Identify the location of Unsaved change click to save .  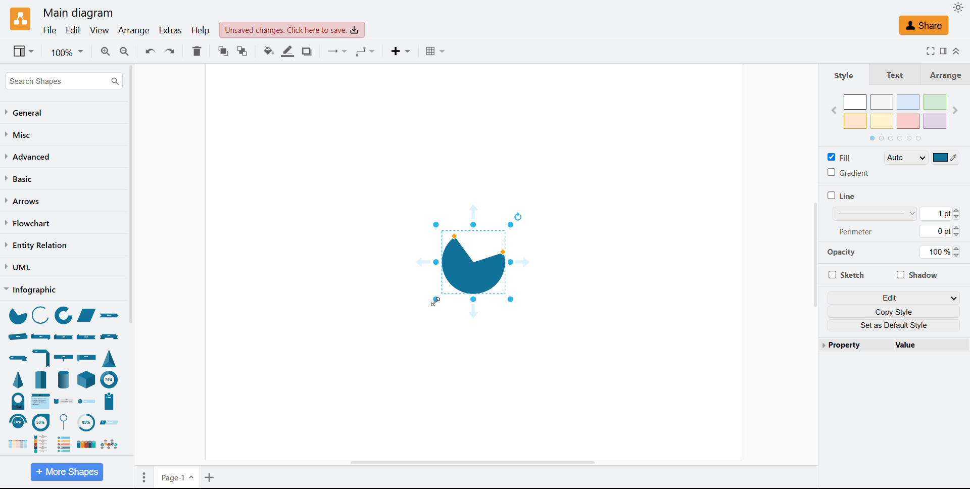
(292, 30).